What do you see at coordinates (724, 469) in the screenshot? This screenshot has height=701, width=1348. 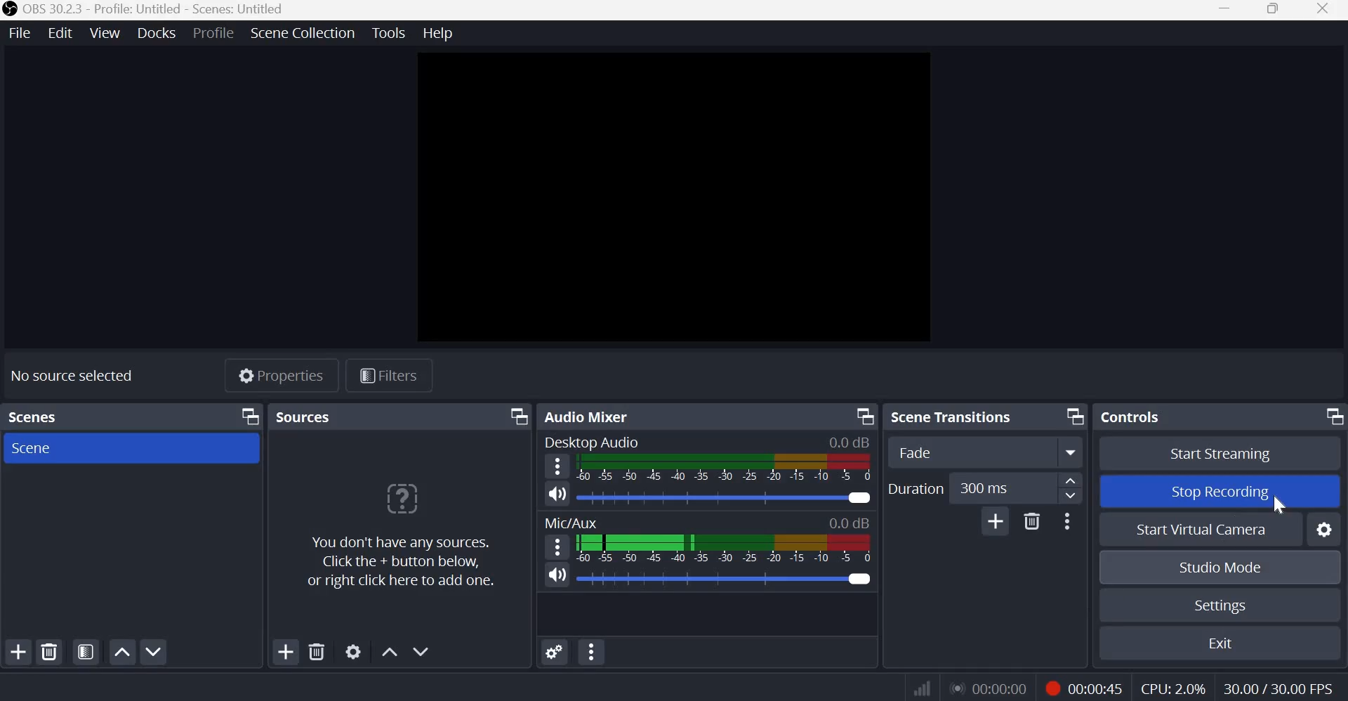 I see `Volume Meter` at bounding box center [724, 469].